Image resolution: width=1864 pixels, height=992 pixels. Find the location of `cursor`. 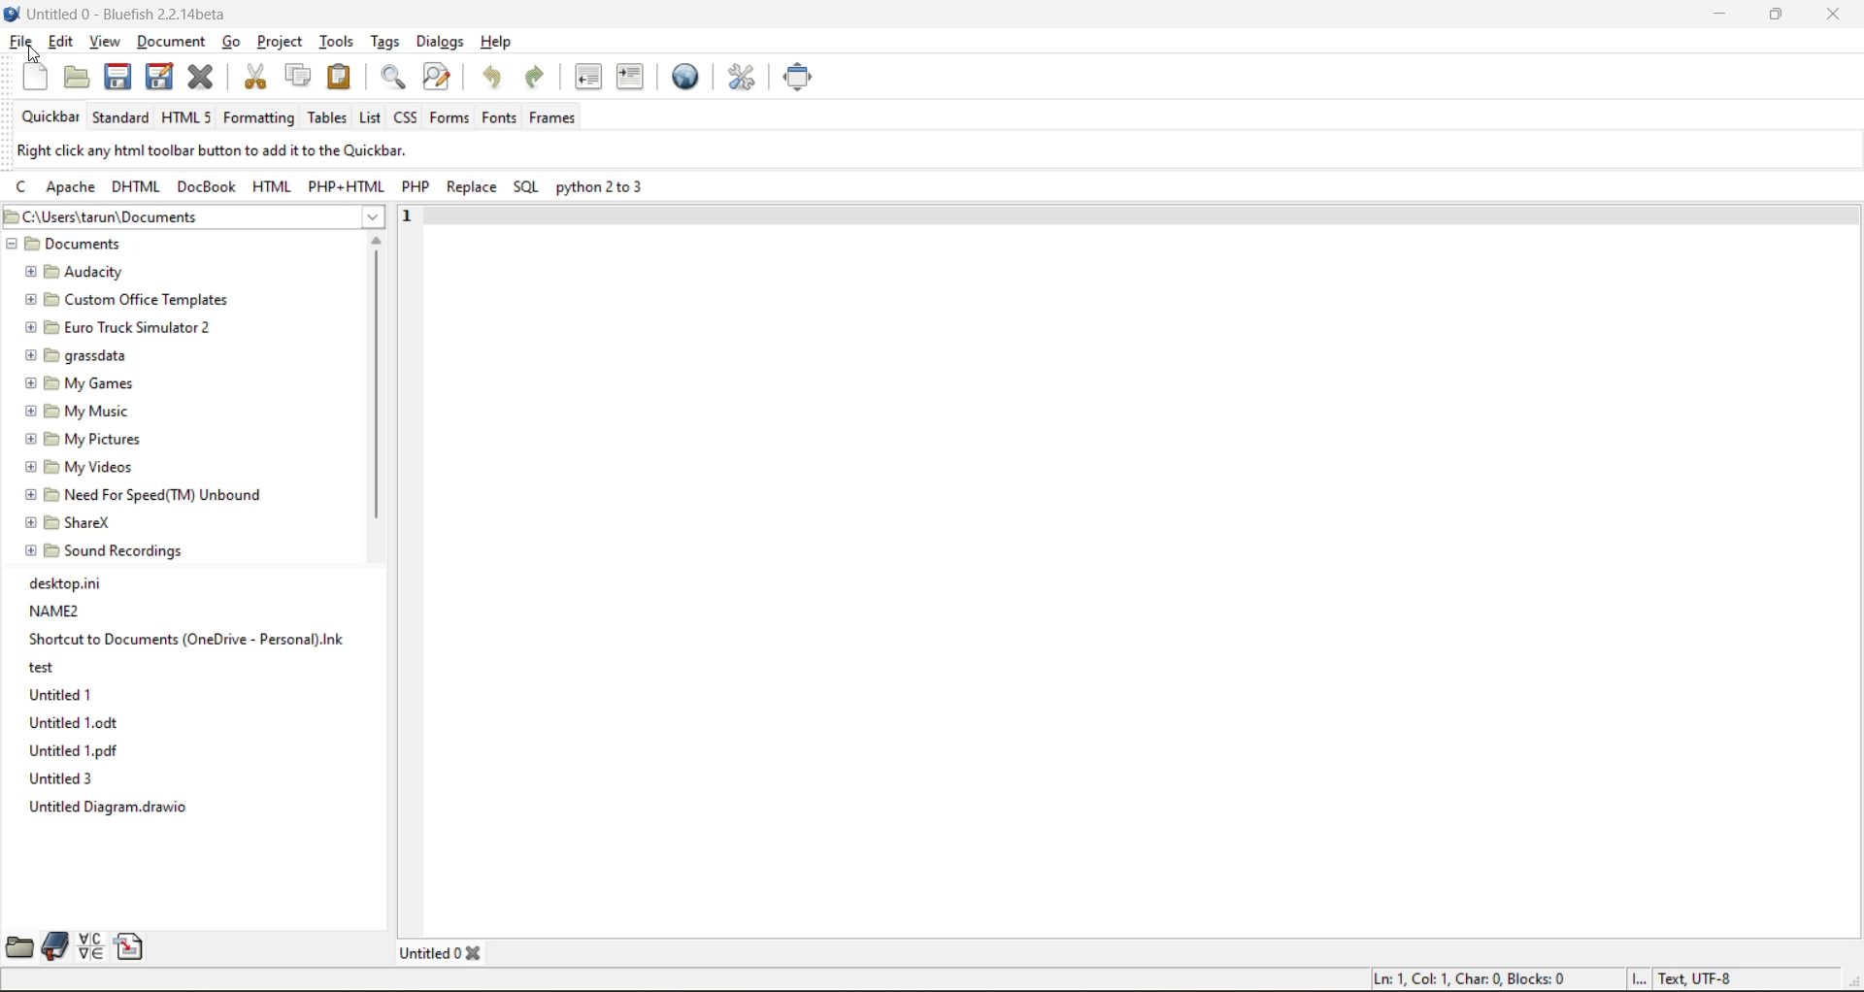

cursor is located at coordinates (31, 54).